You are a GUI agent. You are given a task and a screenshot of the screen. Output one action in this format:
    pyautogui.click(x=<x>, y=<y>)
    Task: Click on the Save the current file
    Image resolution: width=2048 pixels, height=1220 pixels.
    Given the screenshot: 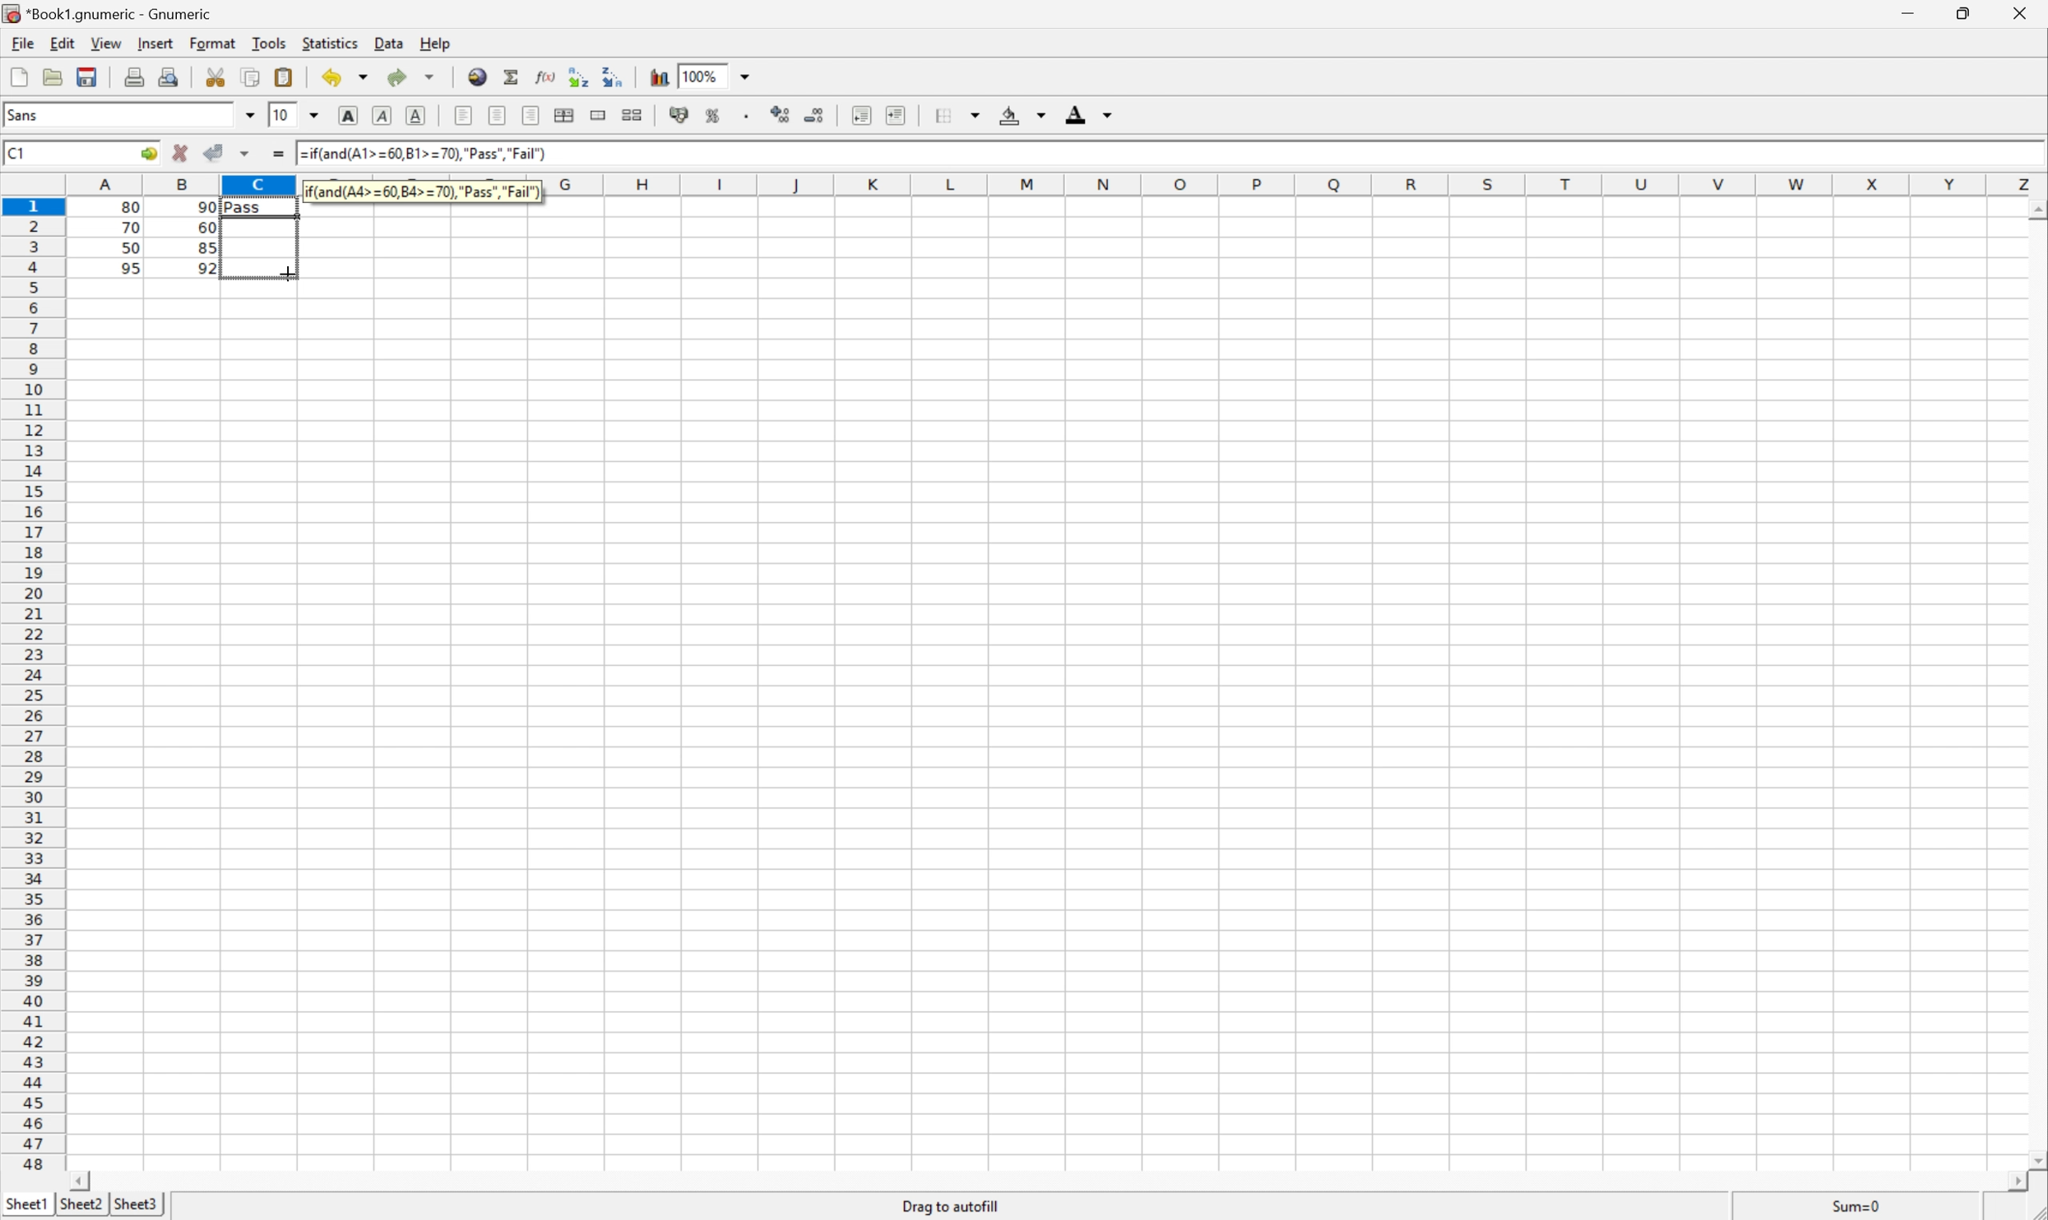 What is the action you would take?
    pyautogui.click(x=86, y=75)
    